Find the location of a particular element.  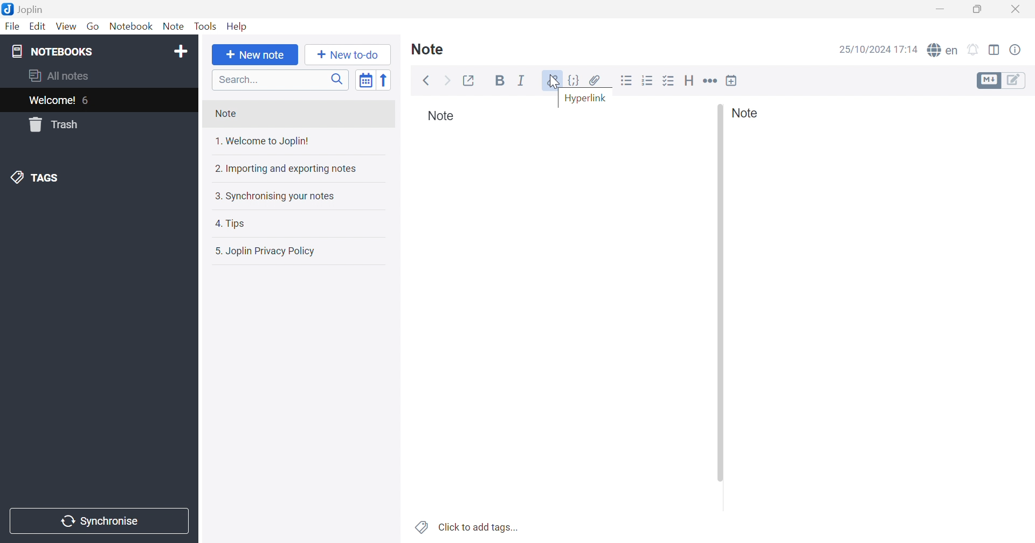

+ New to-do is located at coordinates (349, 54).